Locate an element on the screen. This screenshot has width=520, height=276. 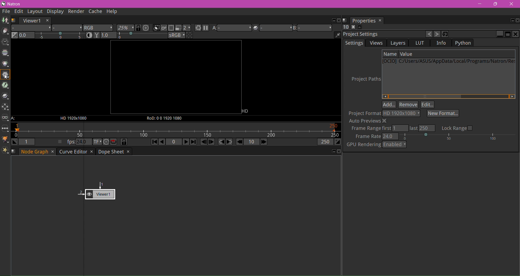
The operator applied between viewer inputs A and B is located at coordinates (271, 29).